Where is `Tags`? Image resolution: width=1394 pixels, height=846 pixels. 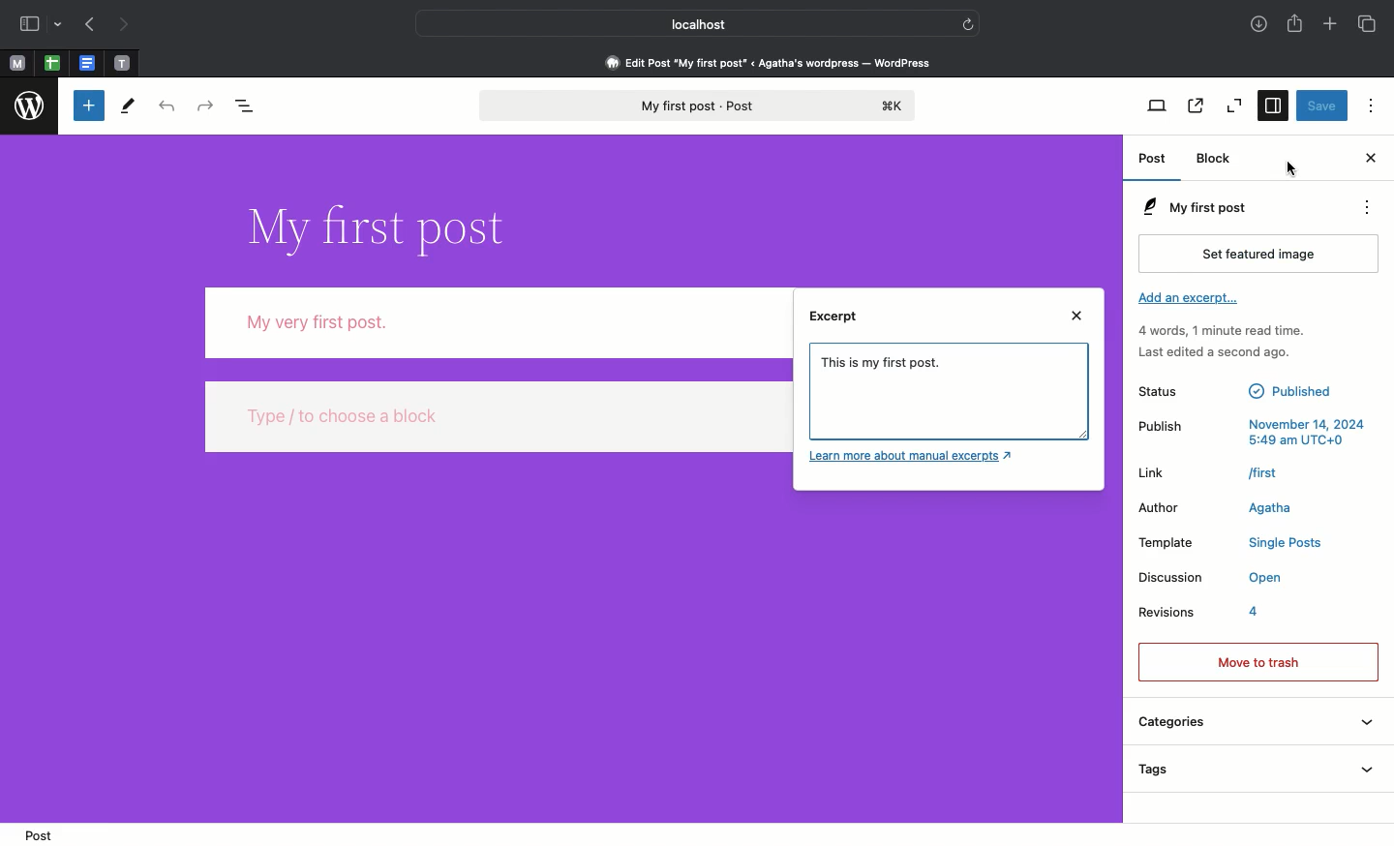 Tags is located at coordinates (1254, 771).